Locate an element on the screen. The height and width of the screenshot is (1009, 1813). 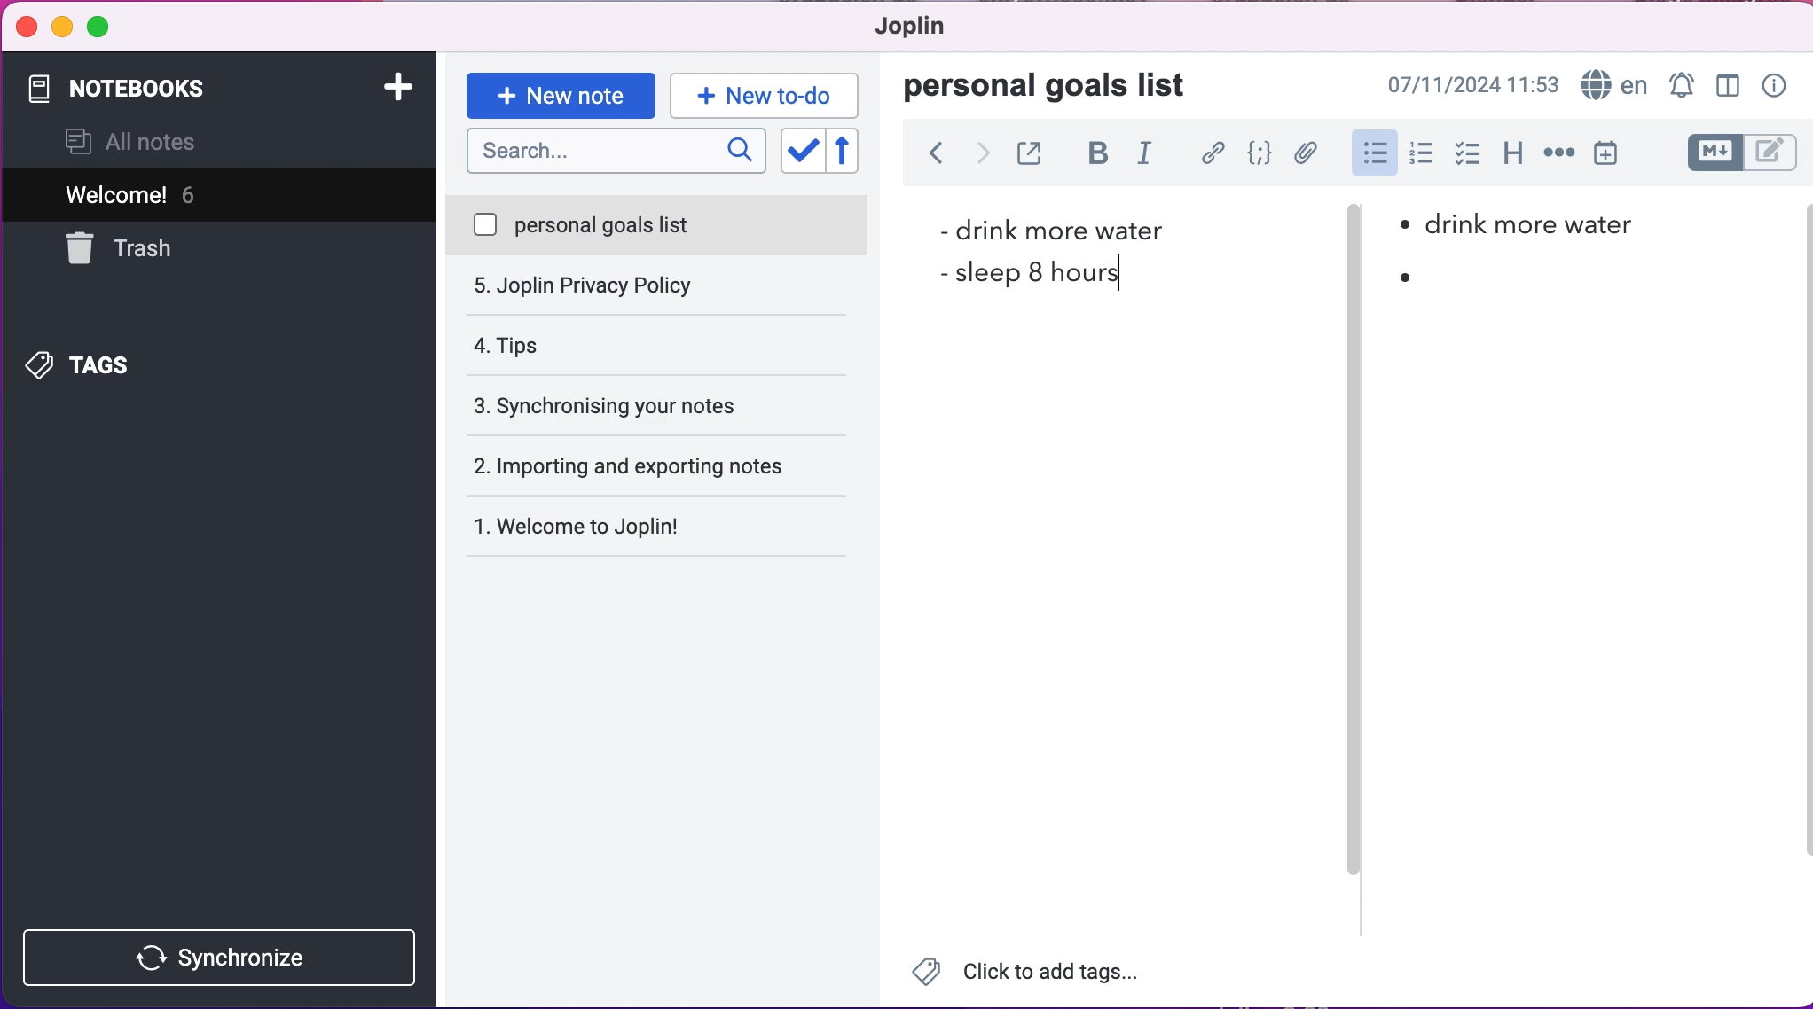
maximize is located at coordinates (106, 29).